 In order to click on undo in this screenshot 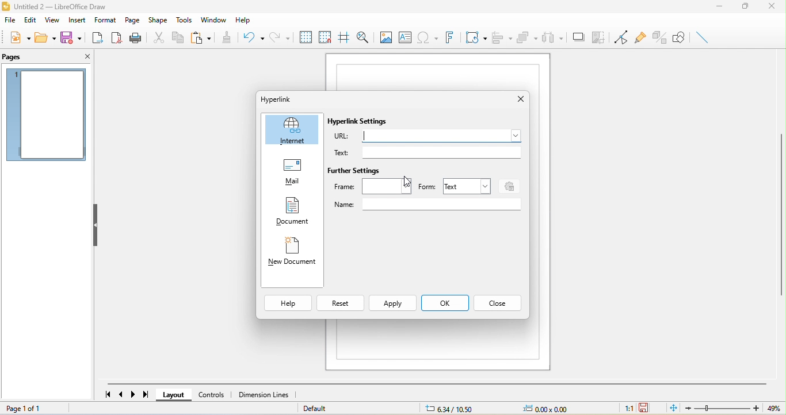, I will do `click(251, 36)`.